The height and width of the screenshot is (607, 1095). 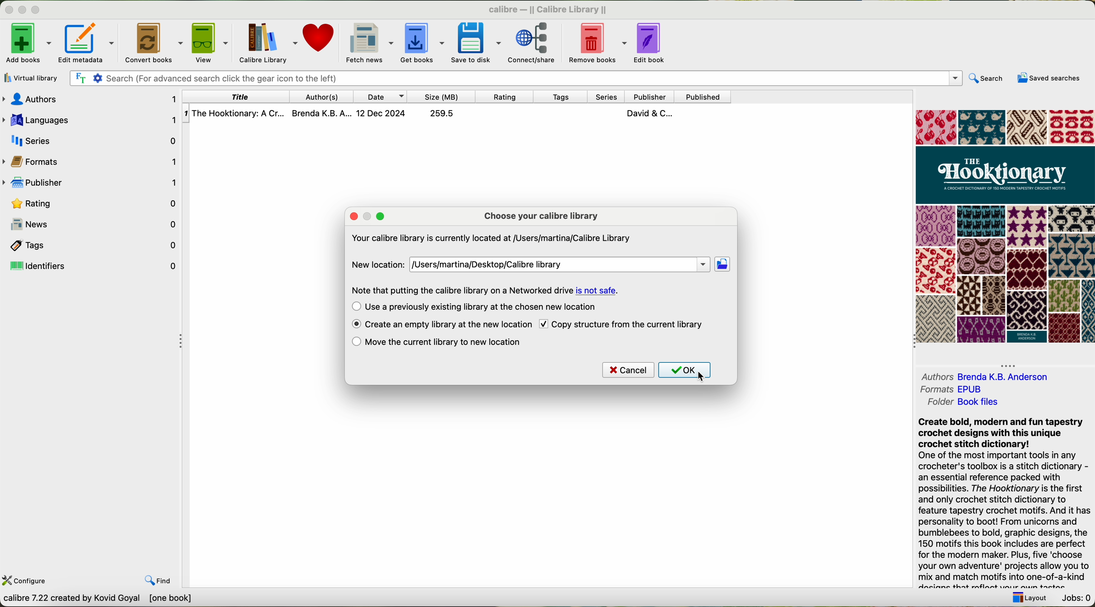 What do you see at coordinates (91, 139) in the screenshot?
I see `series` at bounding box center [91, 139].